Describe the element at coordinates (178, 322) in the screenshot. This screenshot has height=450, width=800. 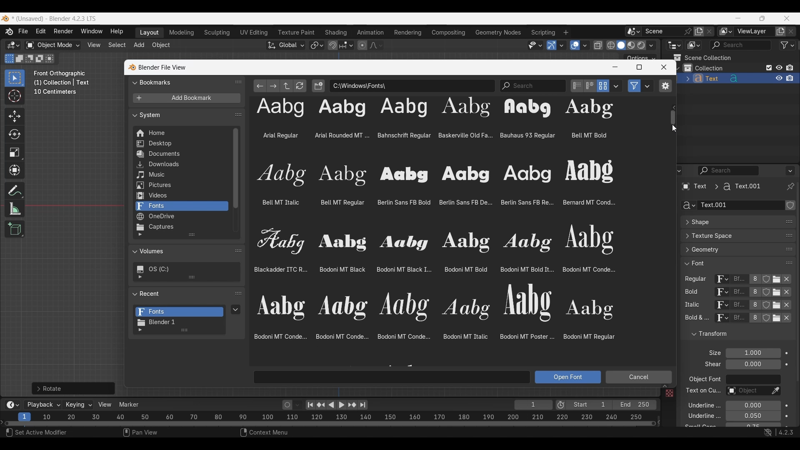
I see `Blender 1 folder` at that location.